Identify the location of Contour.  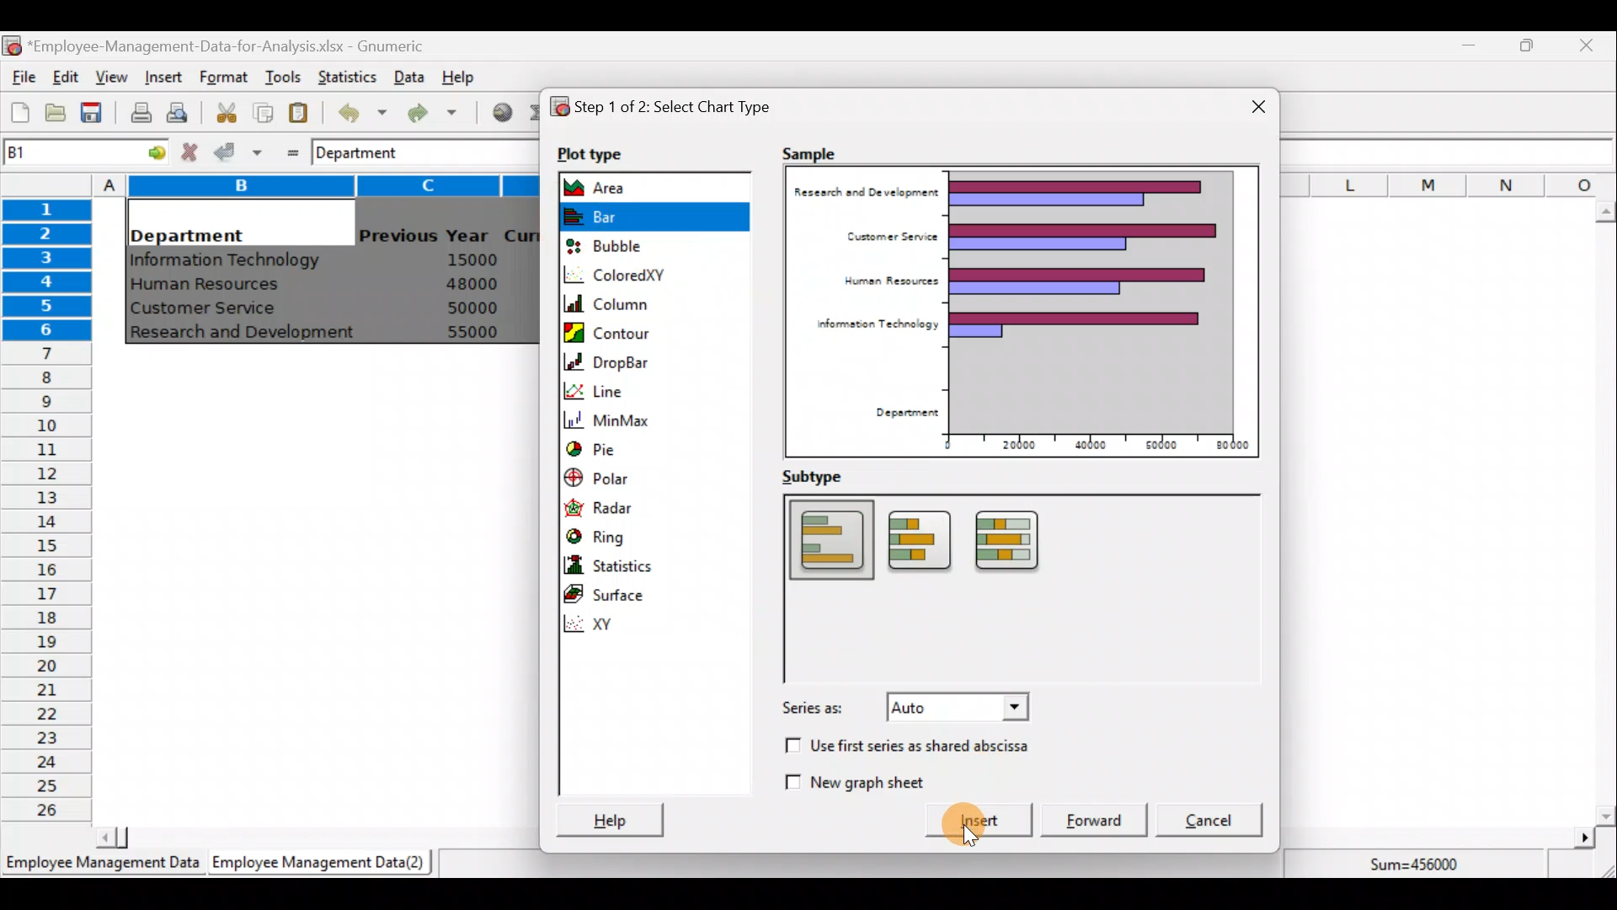
(621, 333).